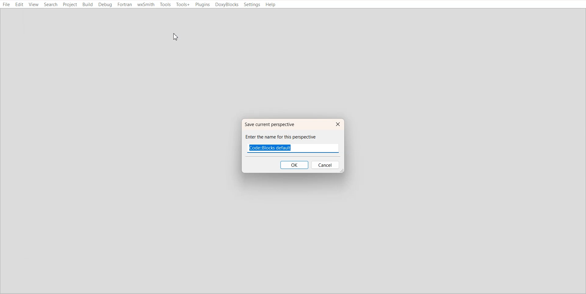 Image resolution: width=586 pixels, height=294 pixels. What do you see at coordinates (175, 37) in the screenshot?
I see `Cursor` at bounding box center [175, 37].